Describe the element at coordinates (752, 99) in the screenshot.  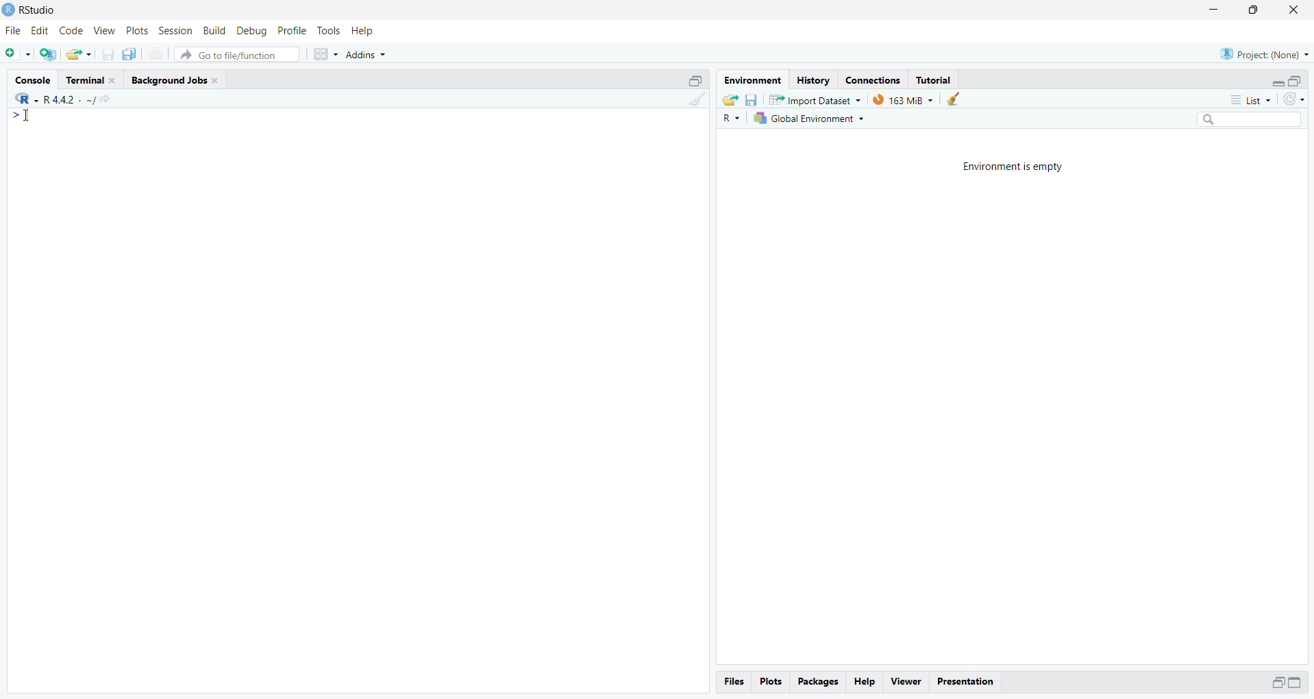
I see `save` at that location.